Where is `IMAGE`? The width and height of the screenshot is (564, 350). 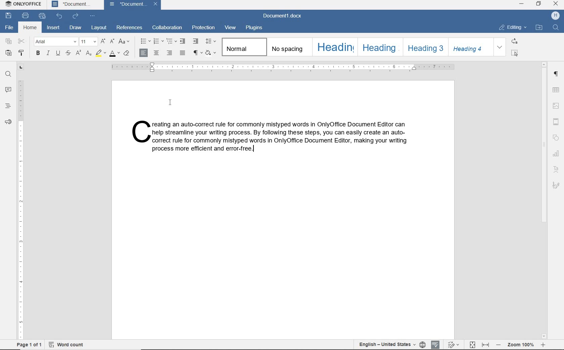
IMAGE is located at coordinates (556, 106).